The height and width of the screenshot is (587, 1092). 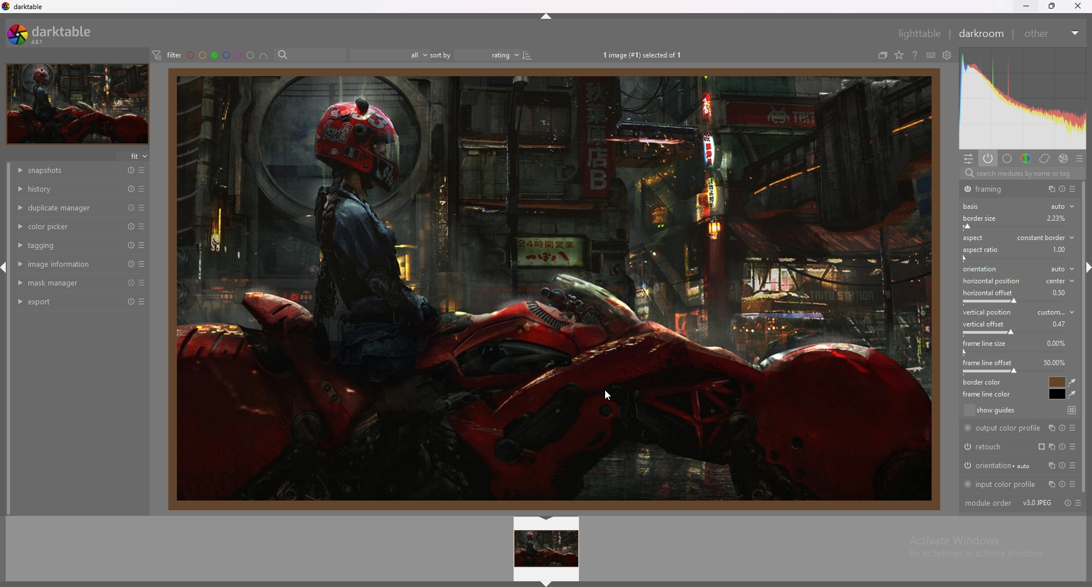 What do you see at coordinates (1014, 353) in the screenshot?
I see `frame line size bar` at bounding box center [1014, 353].